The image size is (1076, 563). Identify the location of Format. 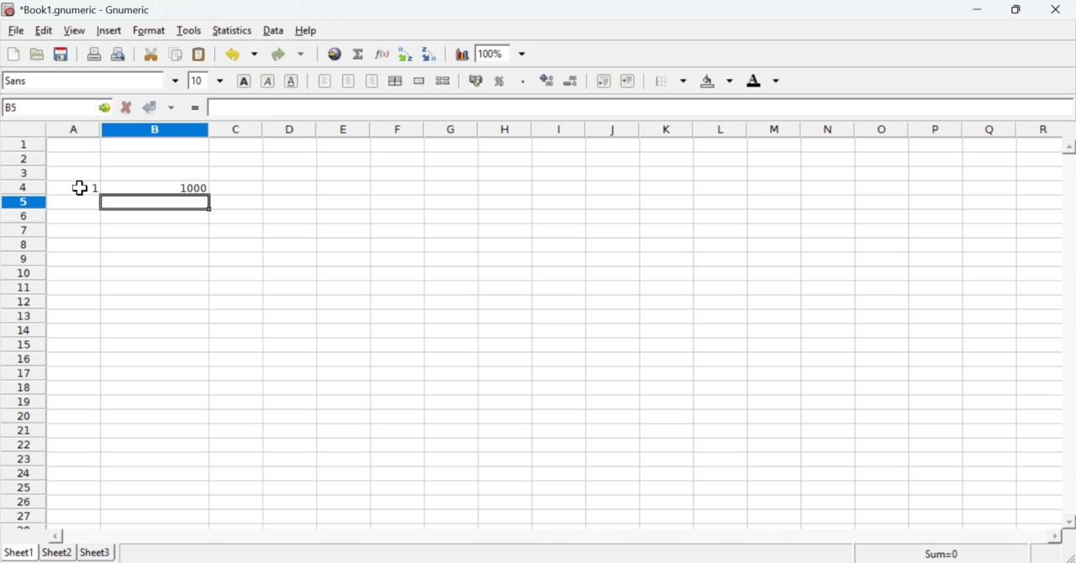
(150, 31).